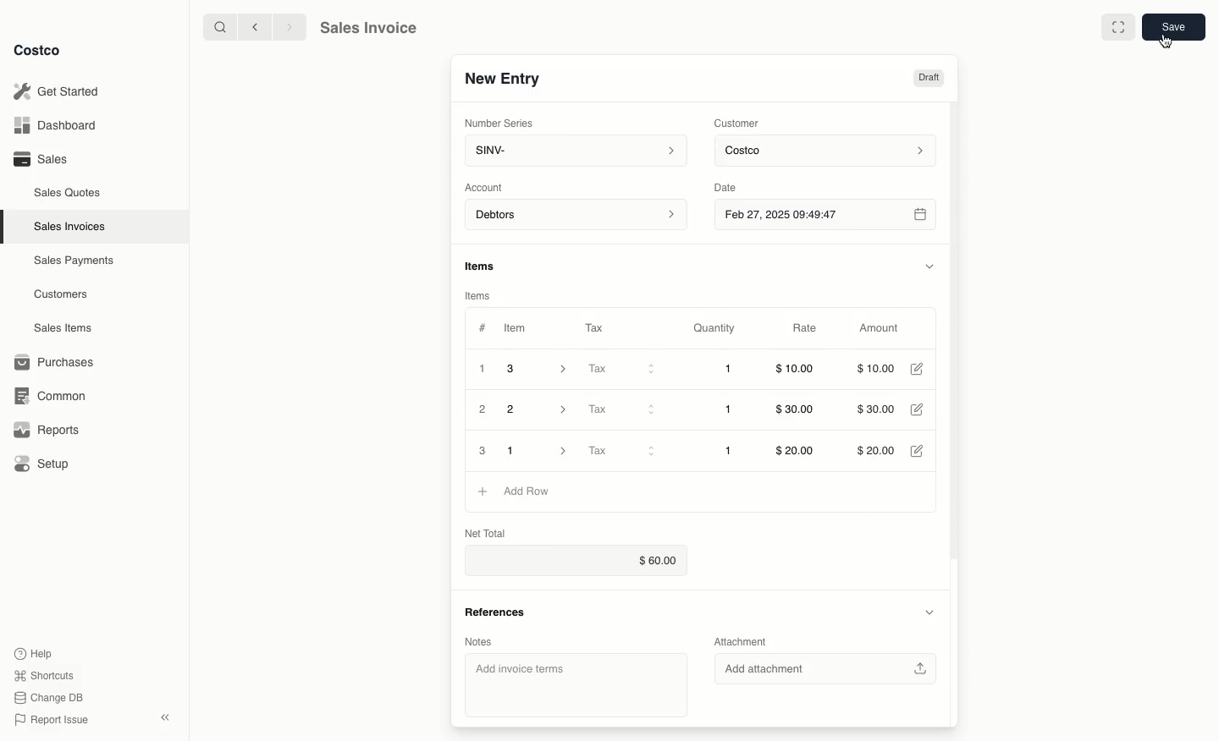 This screenshot has height=741, width=1219. I want to click on Edit, so click(919, 369).